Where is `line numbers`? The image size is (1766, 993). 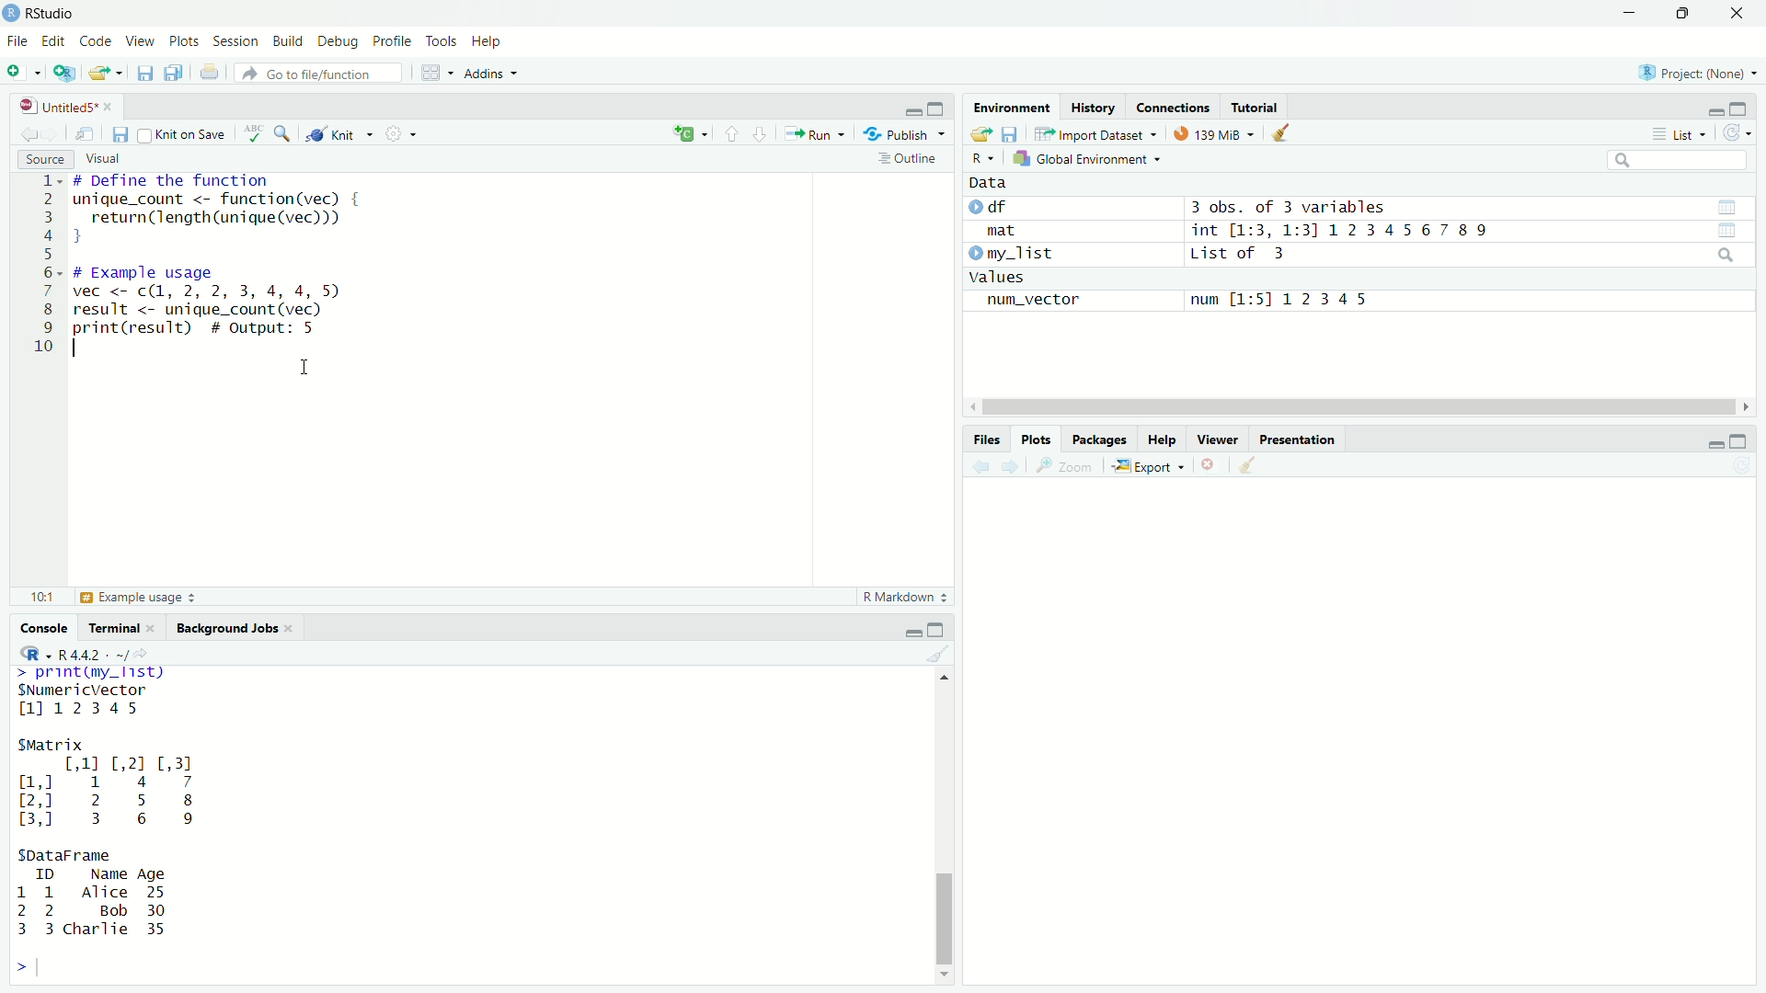 line numbers is located at coordinates (45, 266).